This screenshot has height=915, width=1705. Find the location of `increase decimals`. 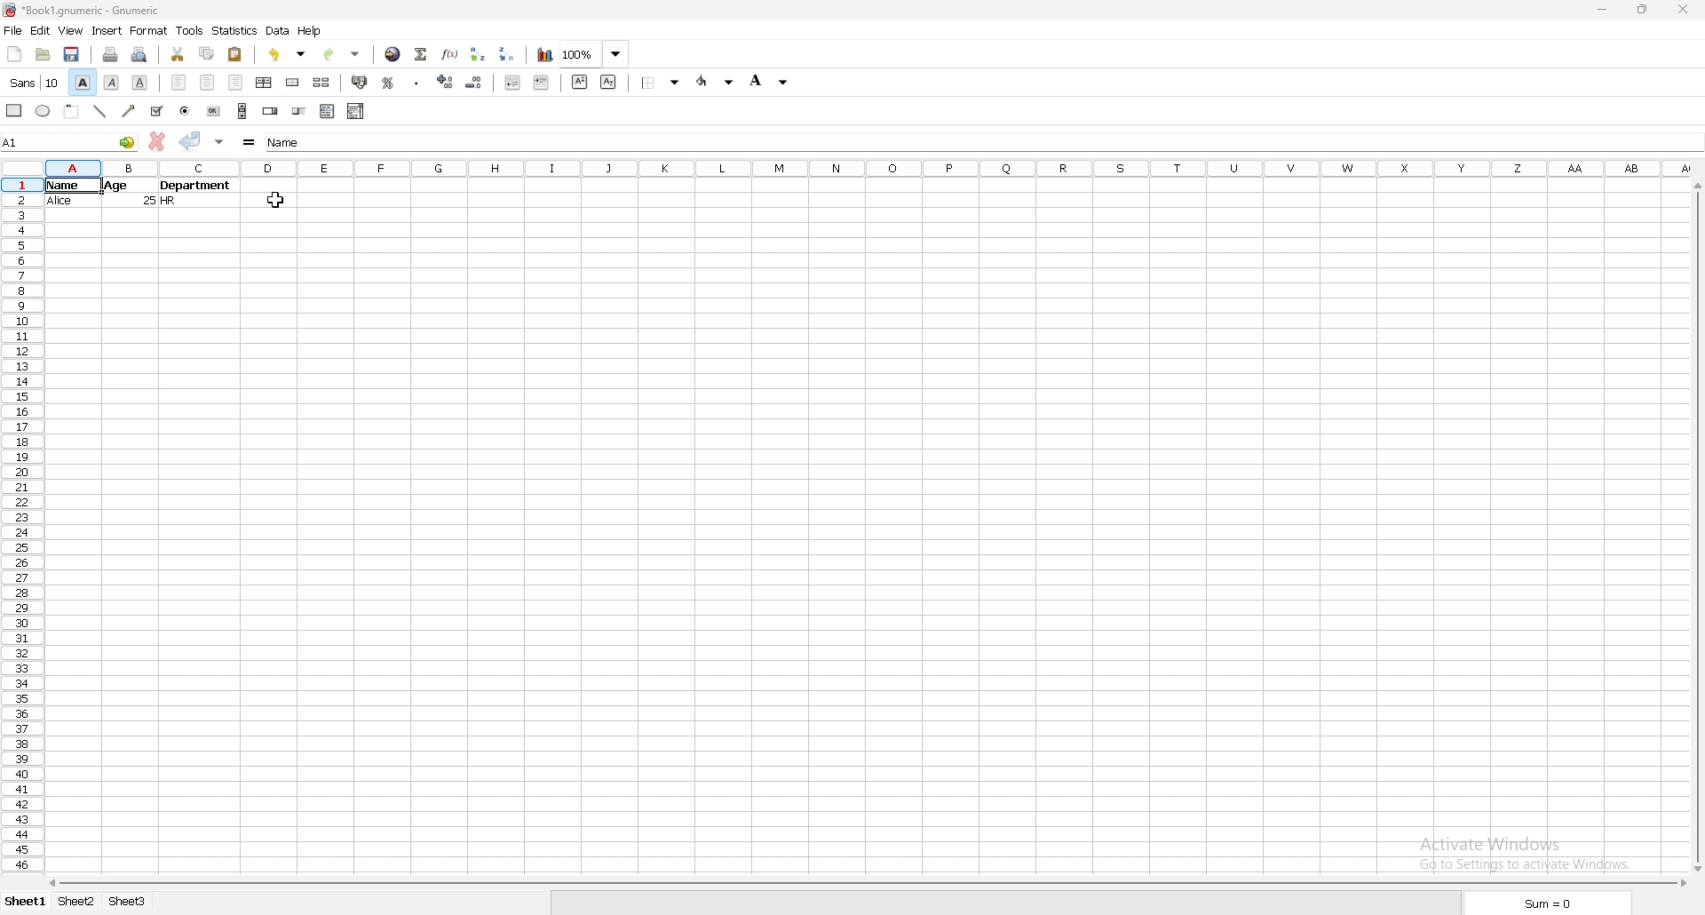

increase decimals is located at coordinates (447, 81).